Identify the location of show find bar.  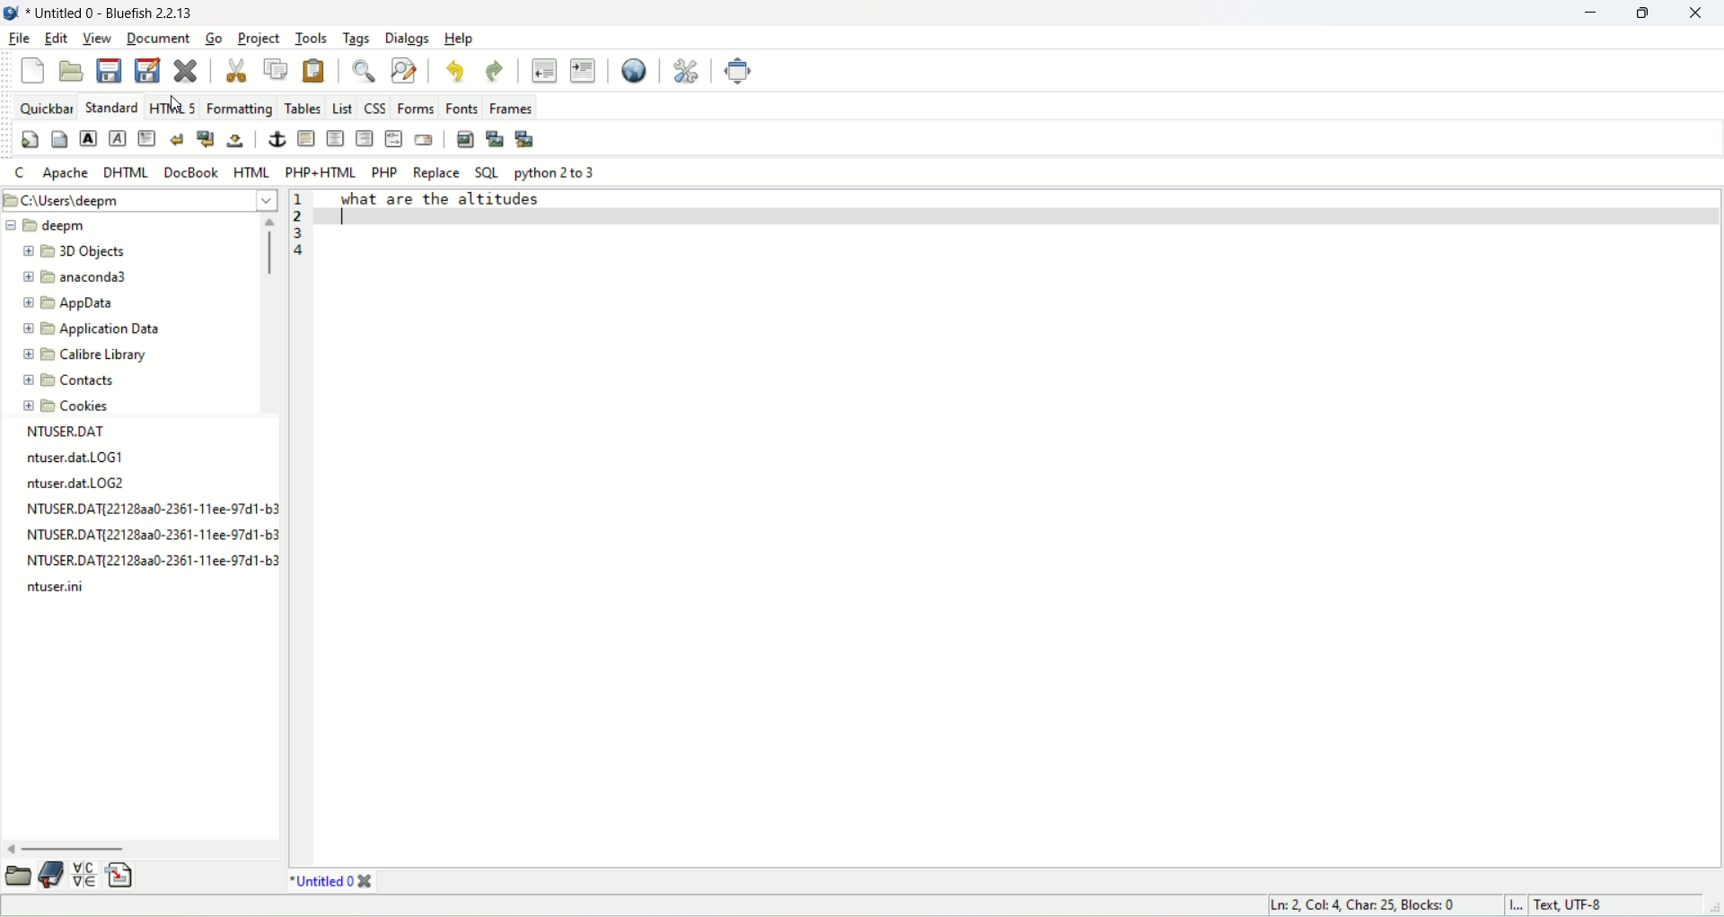
(366, 73).